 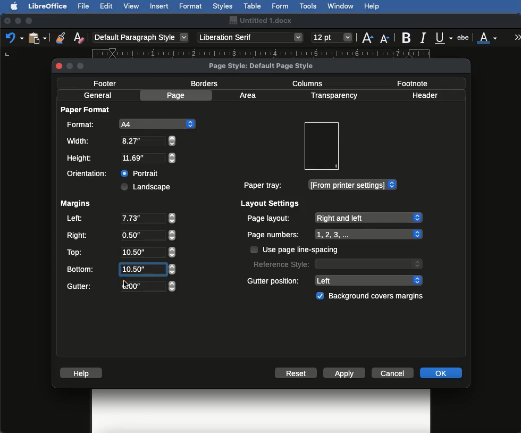 What do you see at coordinates (407, 38) in the screenshot?
I see `Bold` at bounding box center [407, 38].